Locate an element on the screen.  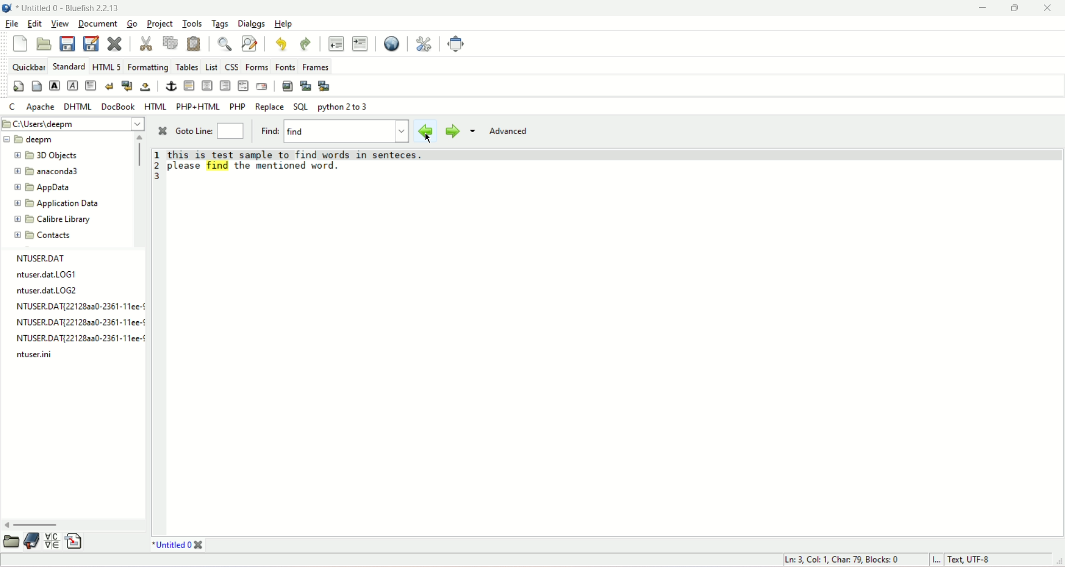
deepm is located at coordinates (29, 139).